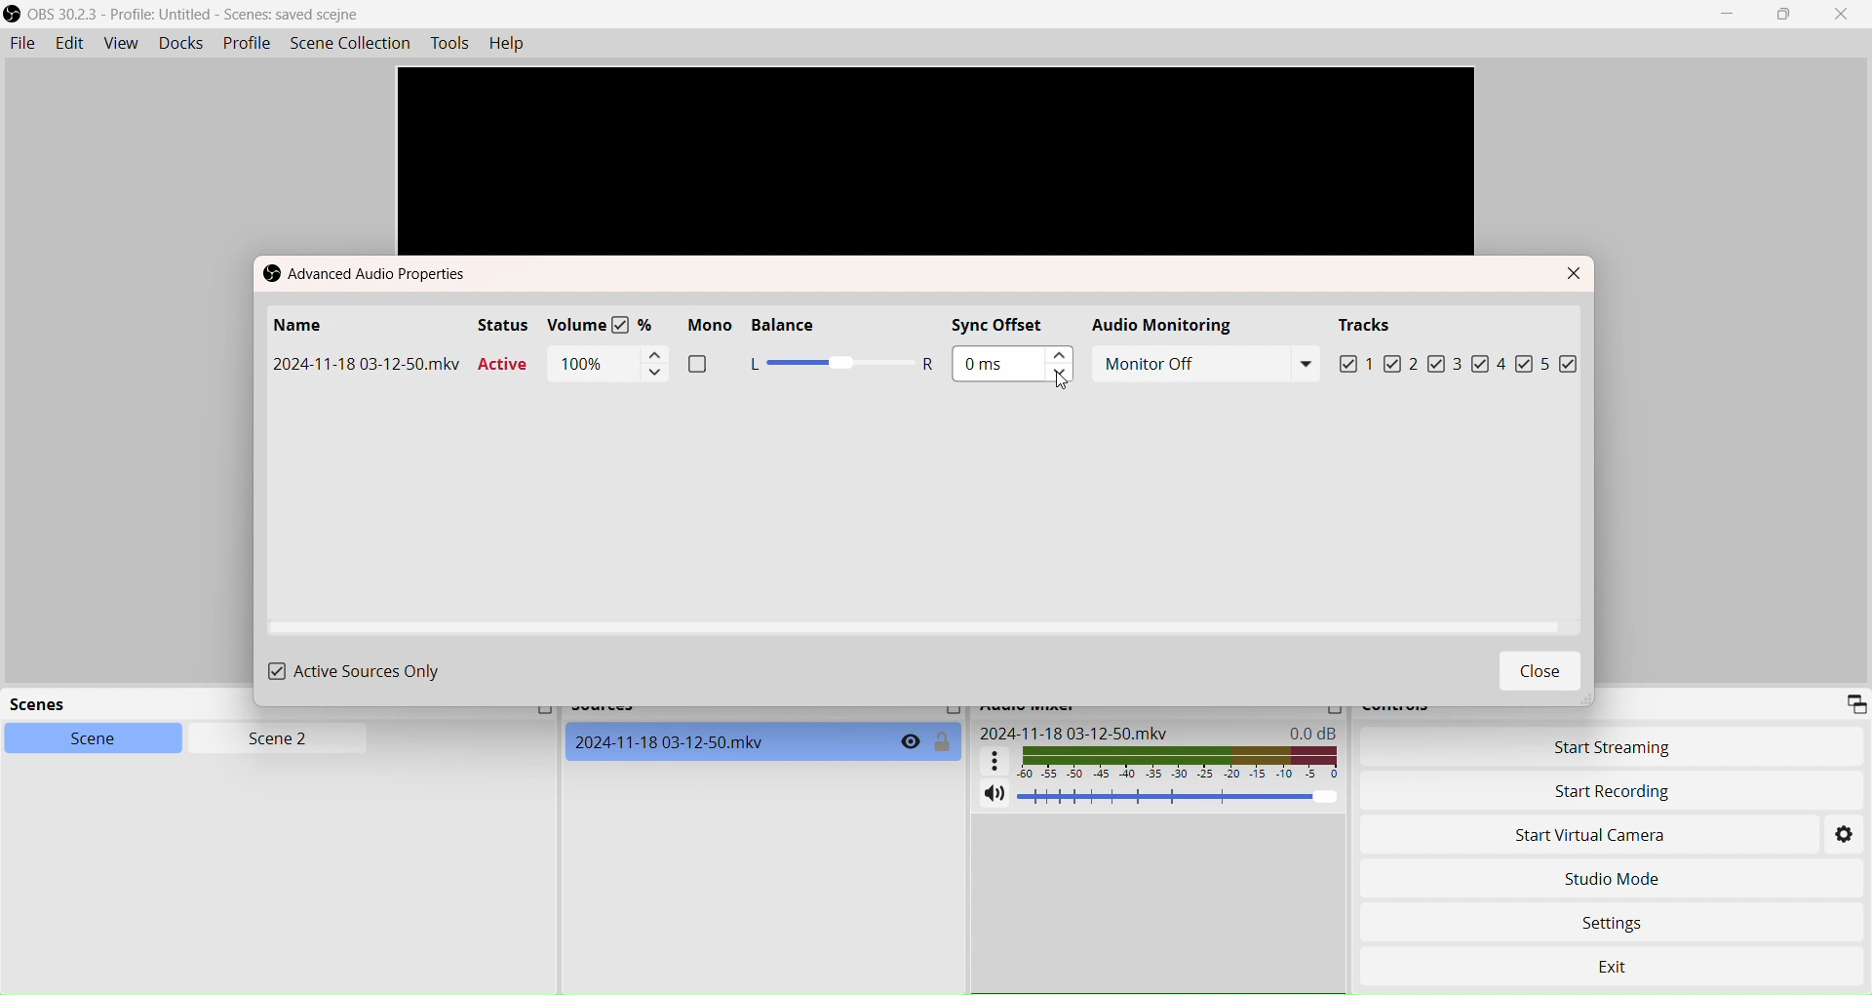 The width and height of the screenshot is (1872, 995). I want to click on Increment, so click(653, 354).